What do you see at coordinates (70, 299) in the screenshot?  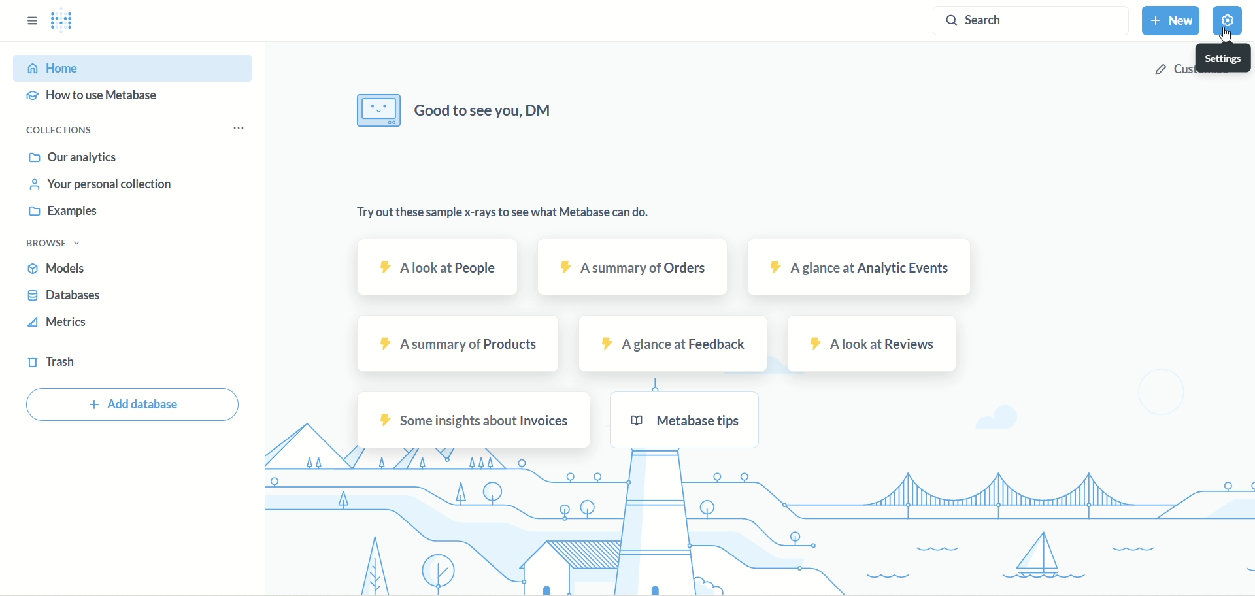 I see `databases` at bounding box center [70, 299].